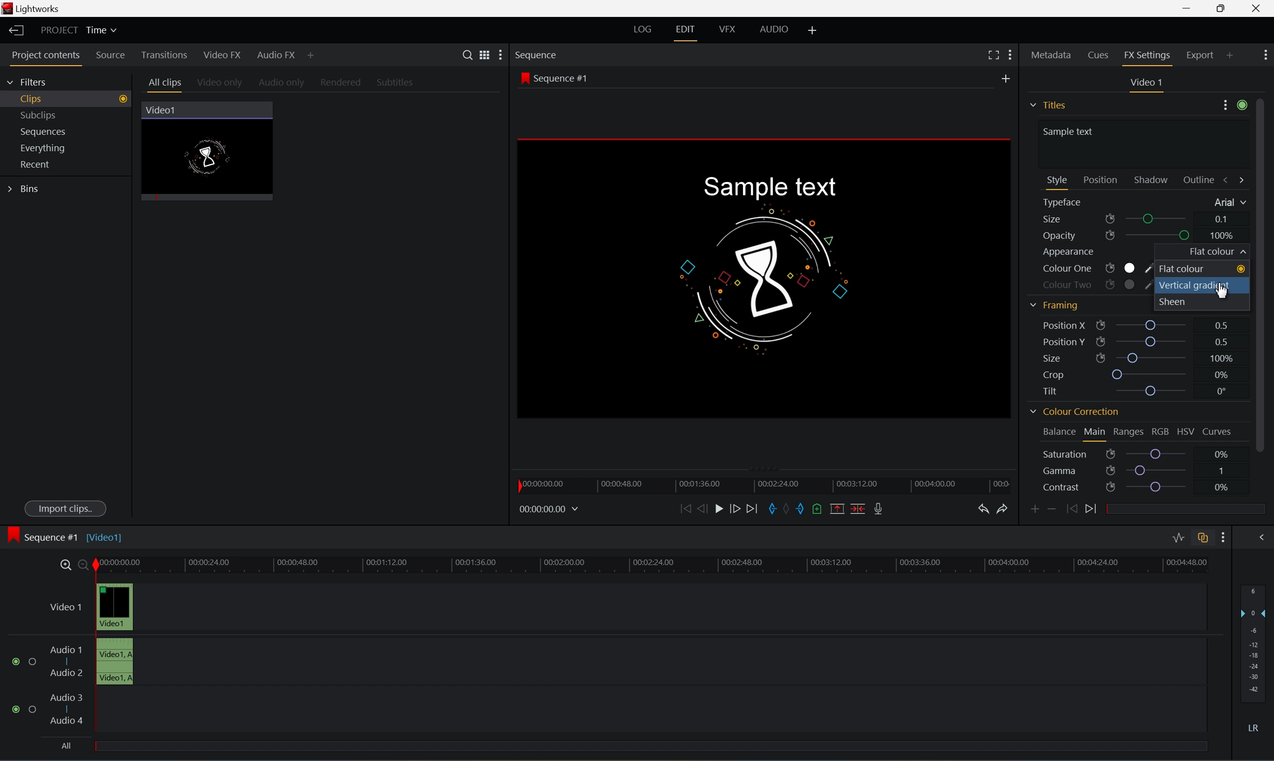 This screenshot has width=1274, height=761. What do you see at coordinates (1202, 181) in the screenshot?
I see `outline` at bounding box center [1202, 181].